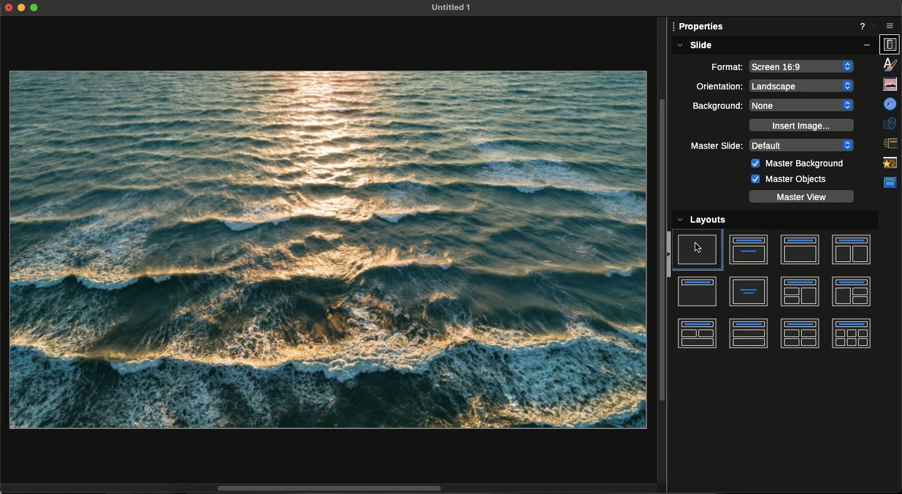 The height and width of the screenshot is (494, 902). Describe the element at coordinates (891, 143) in the screenshot. I see `Slide transition` at that location.